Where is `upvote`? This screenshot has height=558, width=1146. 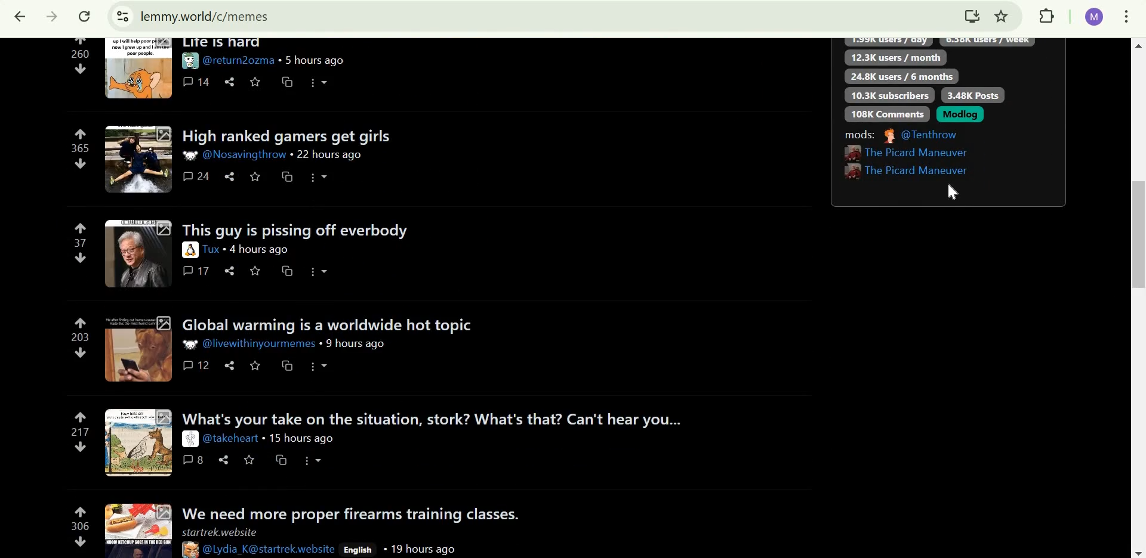 upvote is located at coordinates (79, 42).